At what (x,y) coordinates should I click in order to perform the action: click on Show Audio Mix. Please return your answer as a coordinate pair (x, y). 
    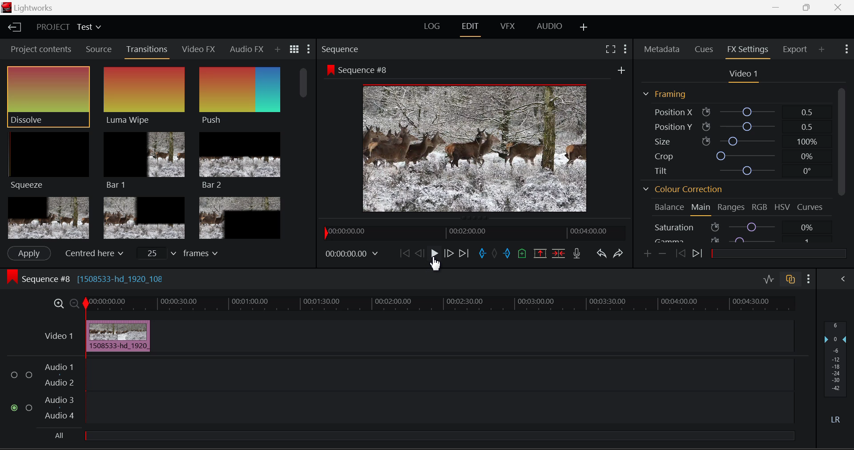
    Looking at the image, I should click on (843, 280).